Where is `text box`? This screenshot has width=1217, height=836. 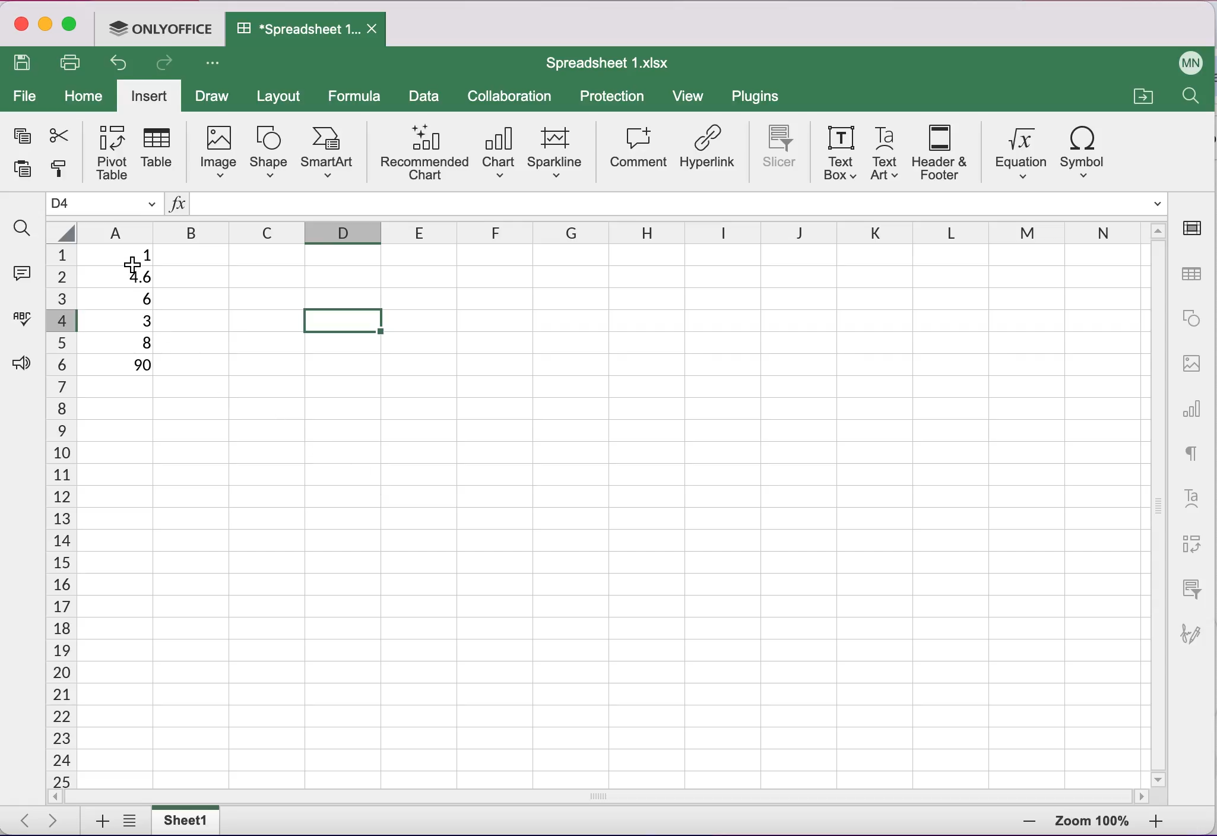
text box is located at coordinates (838, 152).